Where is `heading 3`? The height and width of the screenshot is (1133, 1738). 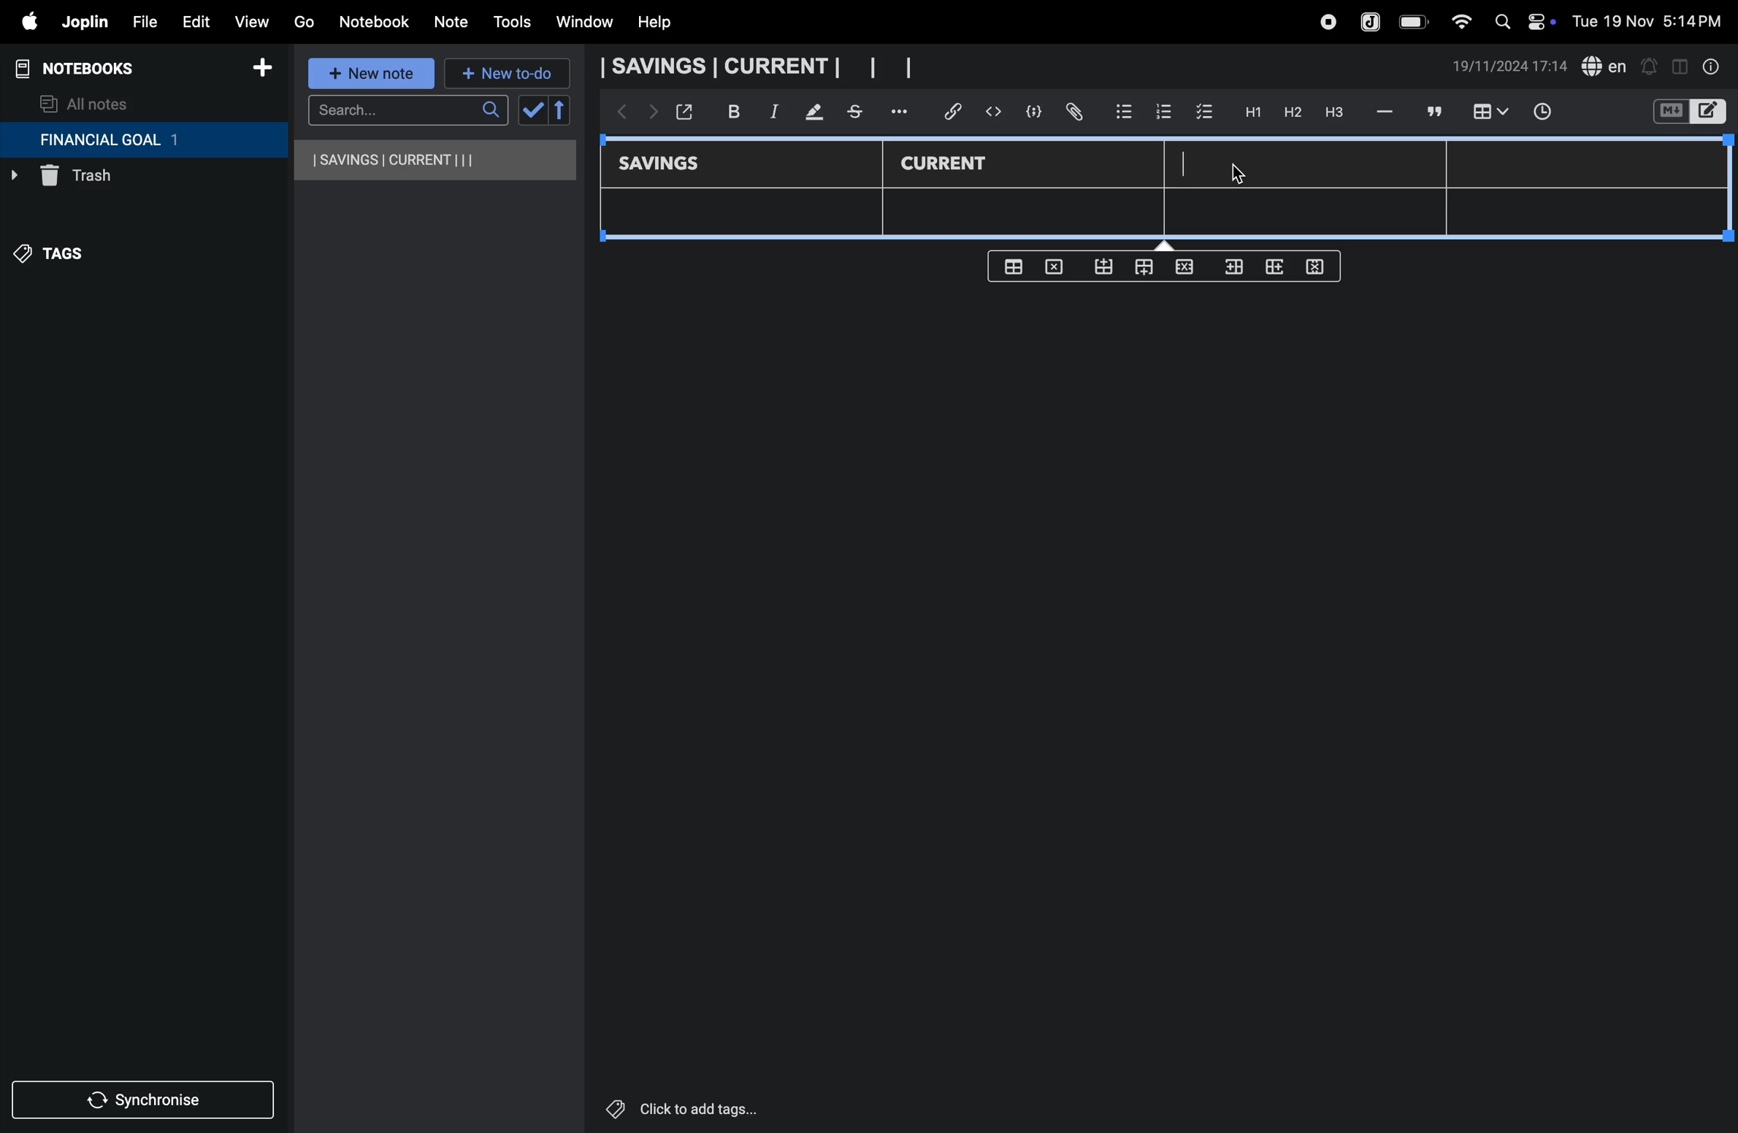 heading 3 is located at coordinates (1334, 112).